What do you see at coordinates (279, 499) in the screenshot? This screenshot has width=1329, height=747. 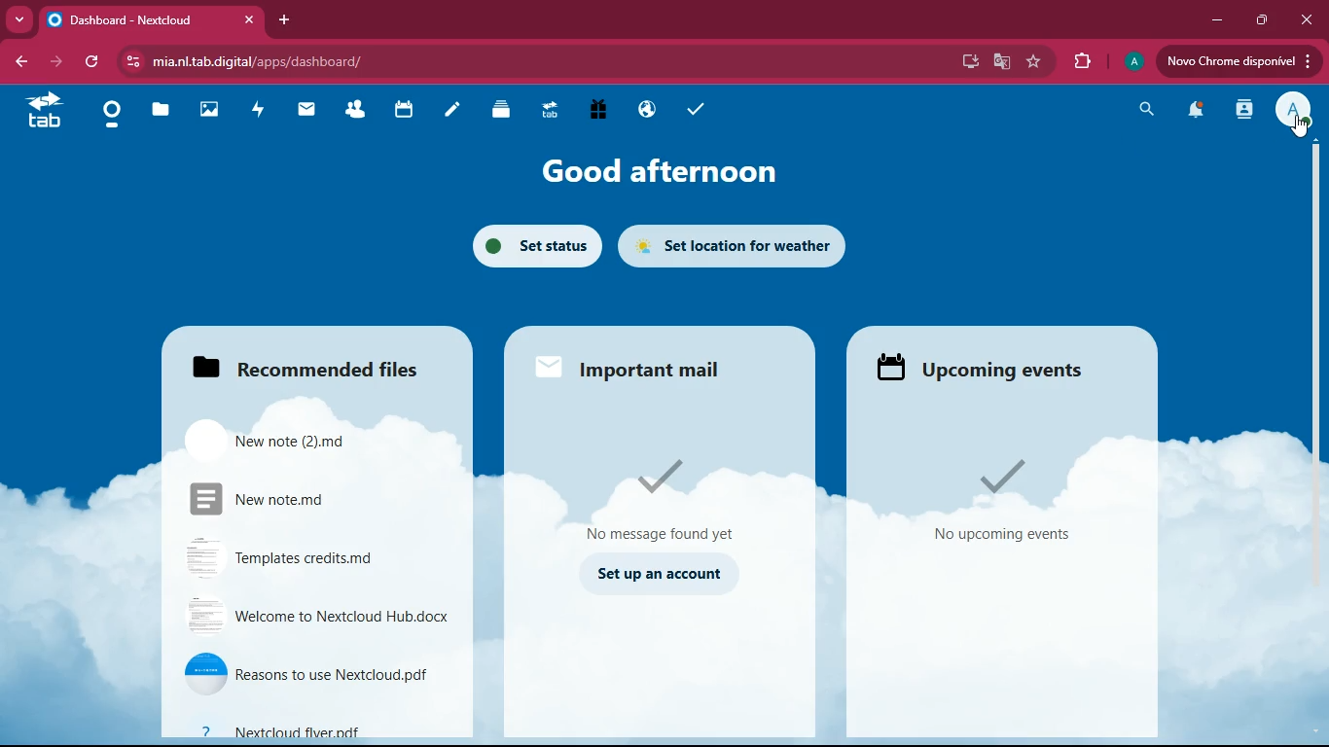 I see `file` at bounding box center [279, 499].